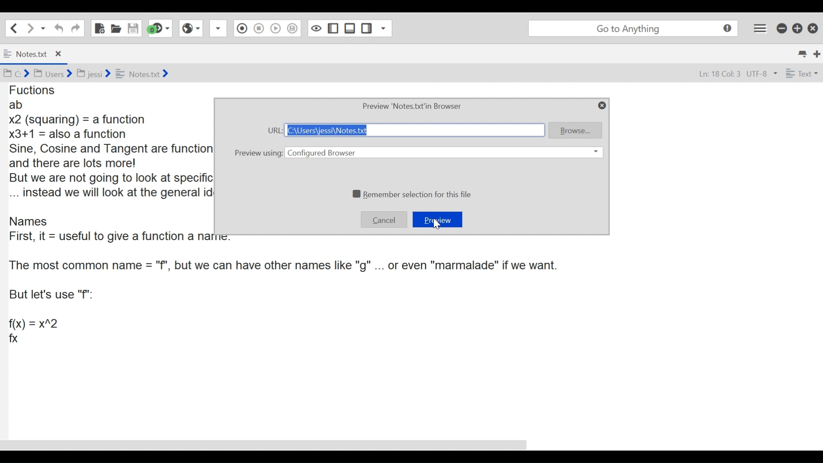 The image size is (823, 463). Describe the element at coordinates (26, 53) in the screenshot. I see `Notes.txt` at that location.